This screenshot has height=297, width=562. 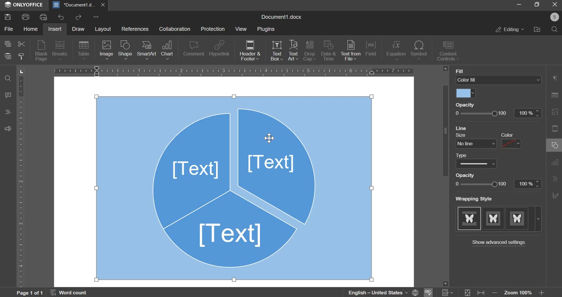 What do you see at coordinates (8, 17) in the screenshot?
I see `save` at bounding box center [8, 17].